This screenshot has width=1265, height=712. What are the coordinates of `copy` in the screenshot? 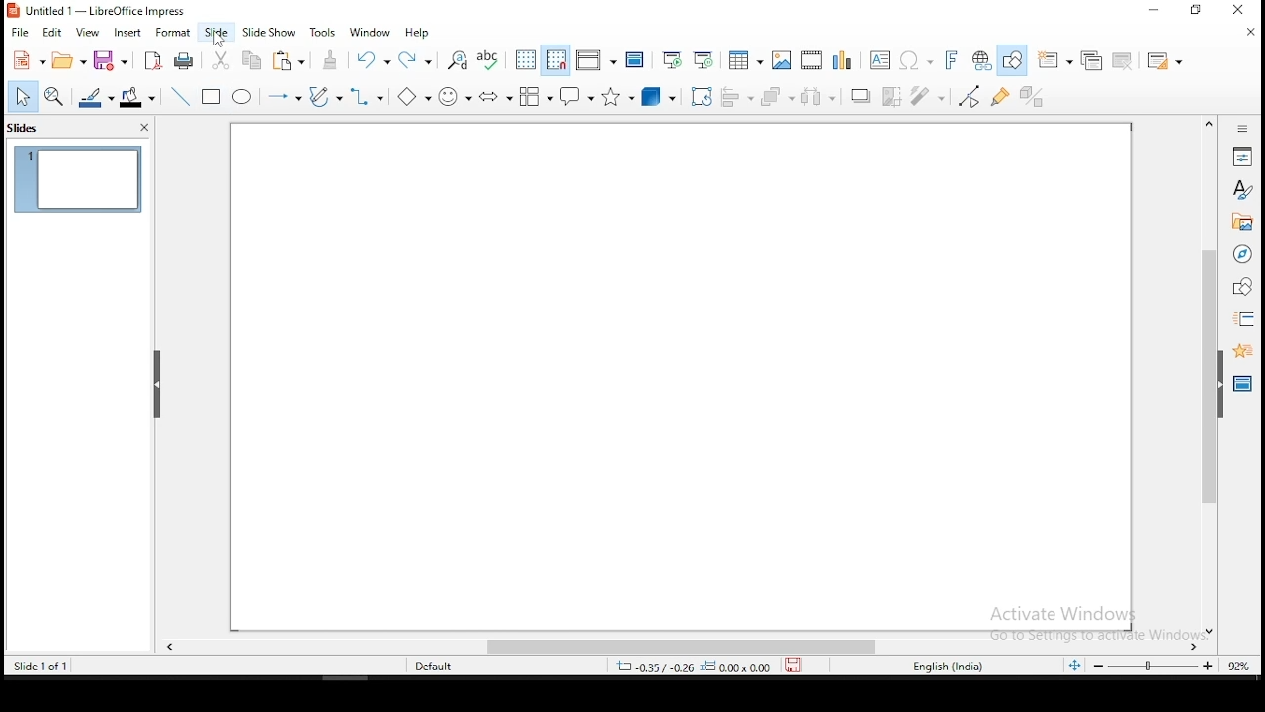 It's located at (256, 63).